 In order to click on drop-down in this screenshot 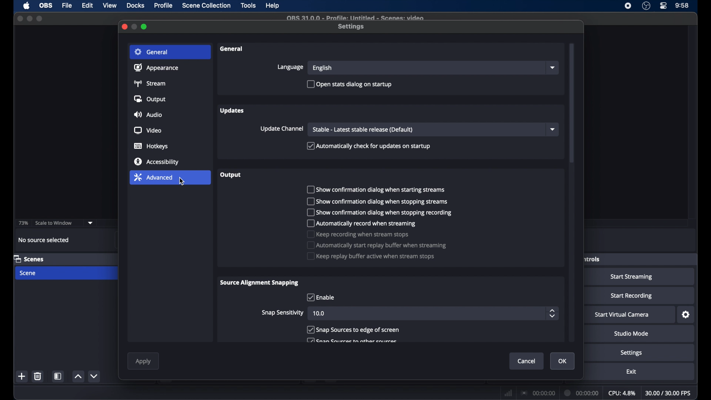, I will do `click(553, 68)`.